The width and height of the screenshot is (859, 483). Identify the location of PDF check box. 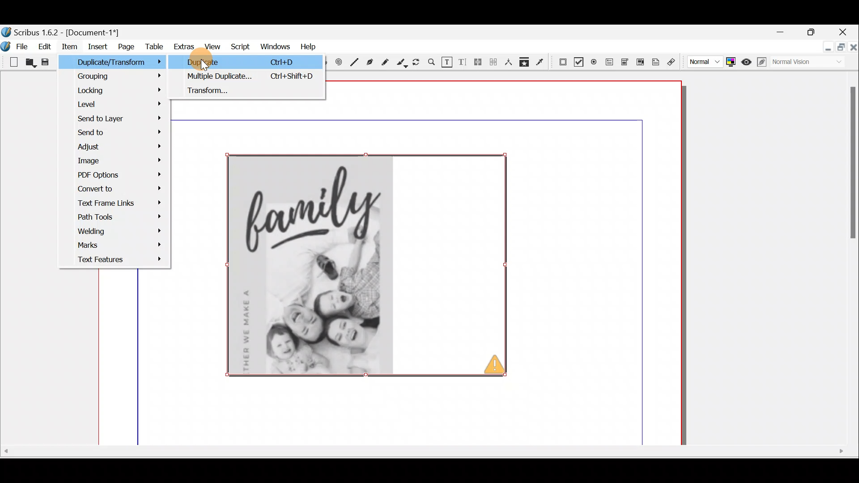
(578, 60).